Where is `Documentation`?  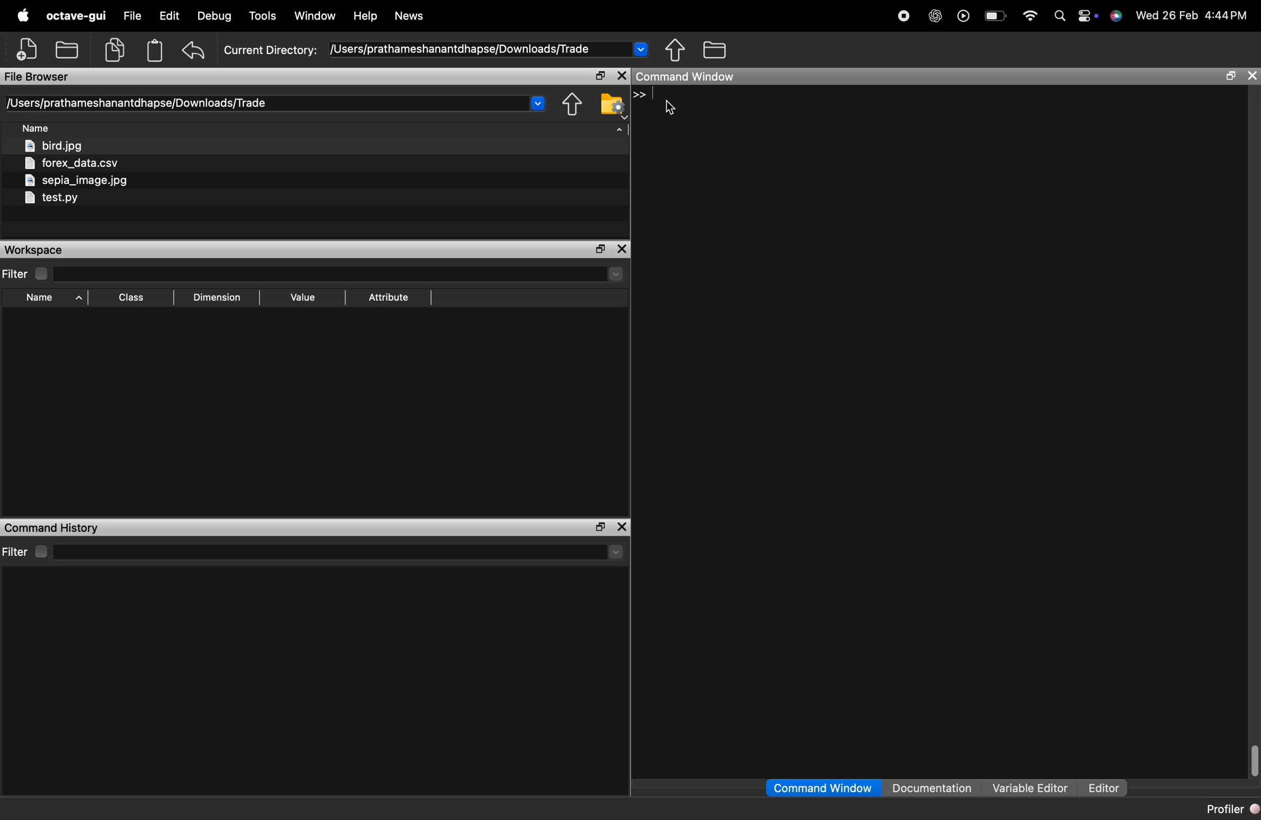 Documentation is located at coordinates (933, 787).